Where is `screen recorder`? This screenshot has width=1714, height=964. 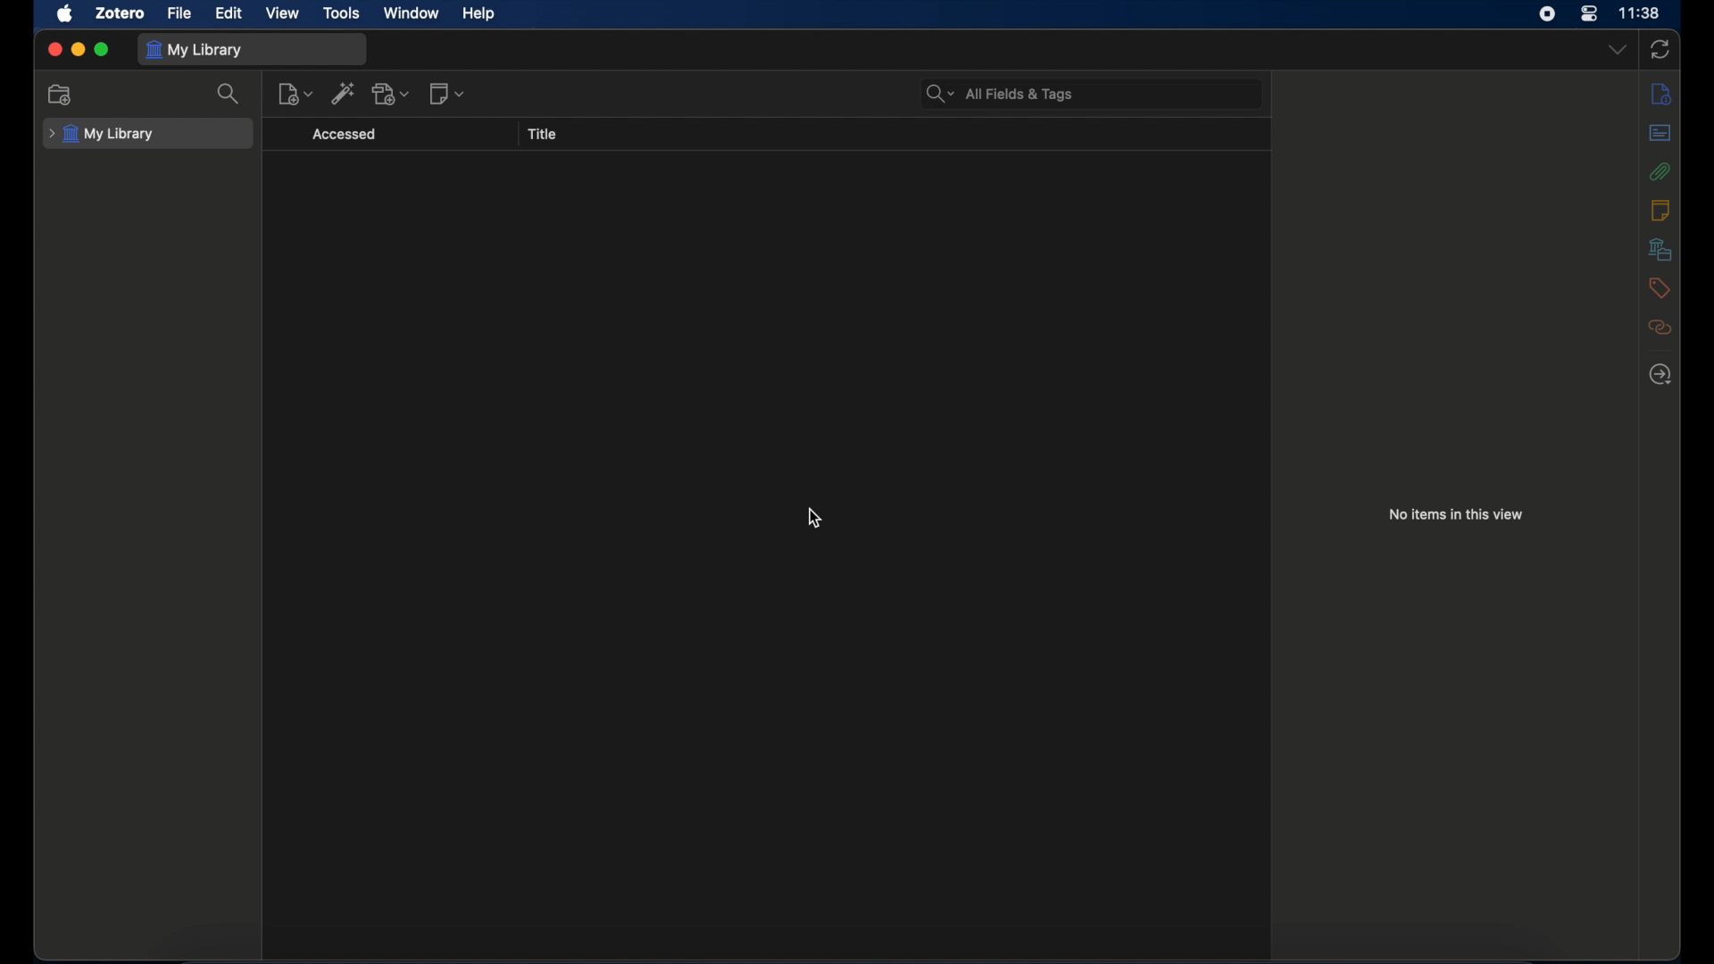 screen recorder is located at coordinates (1547, 14).